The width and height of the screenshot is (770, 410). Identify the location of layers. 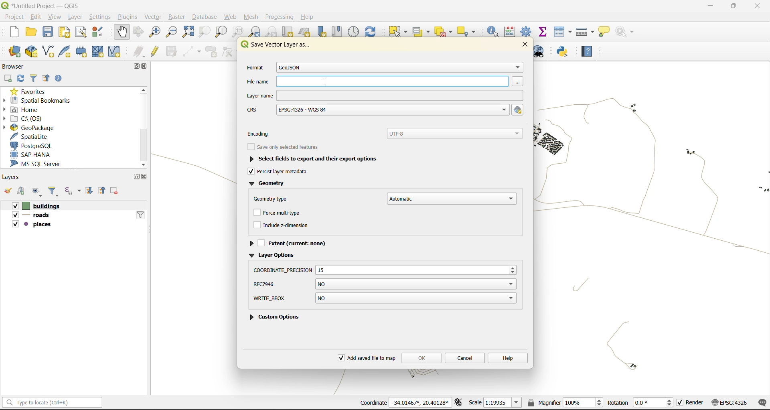
(11, 177).